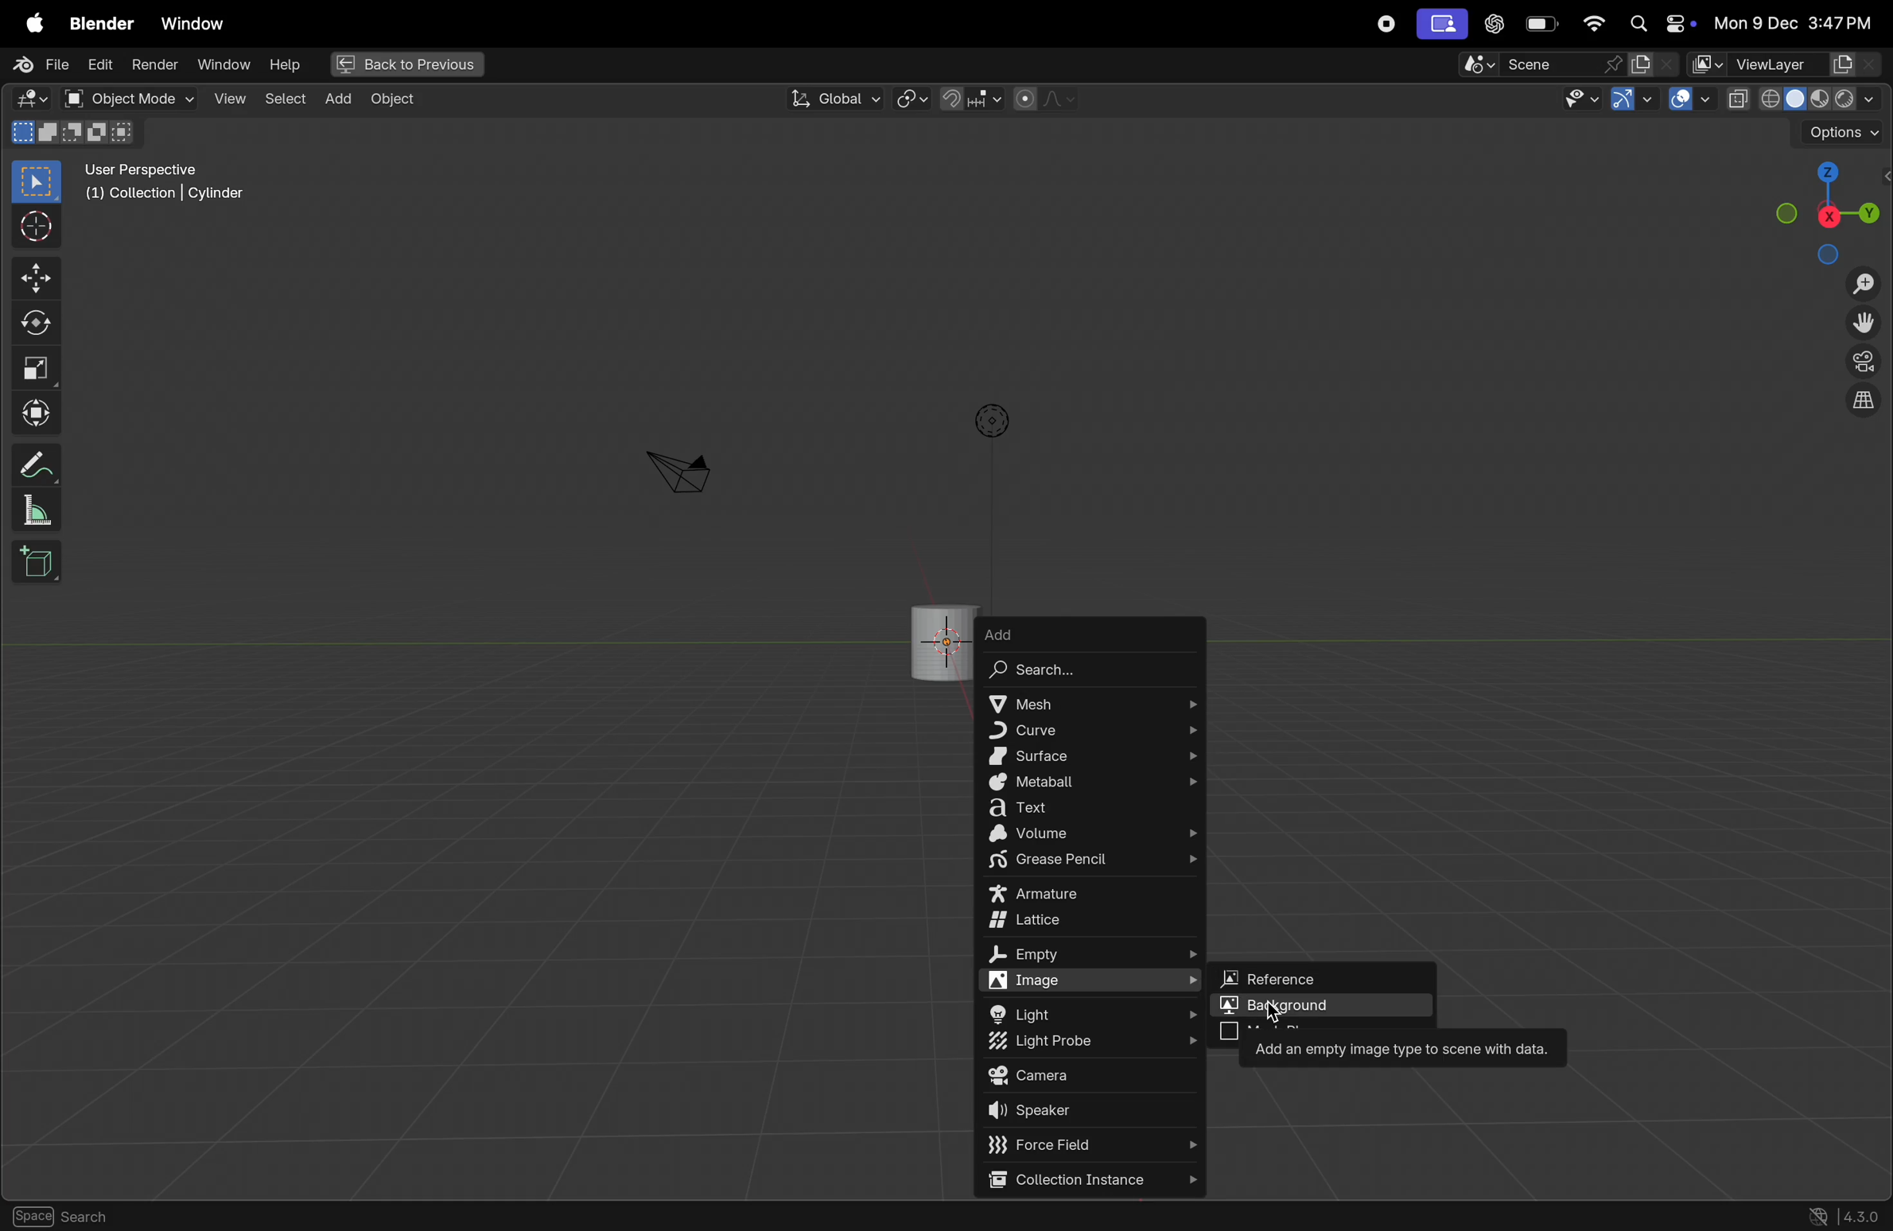 The image size is (1893, 1231). What do you see at coordinates (1494, 25) in the screenshot?
I see `chatgpt` at bounding box center [1494, 25].